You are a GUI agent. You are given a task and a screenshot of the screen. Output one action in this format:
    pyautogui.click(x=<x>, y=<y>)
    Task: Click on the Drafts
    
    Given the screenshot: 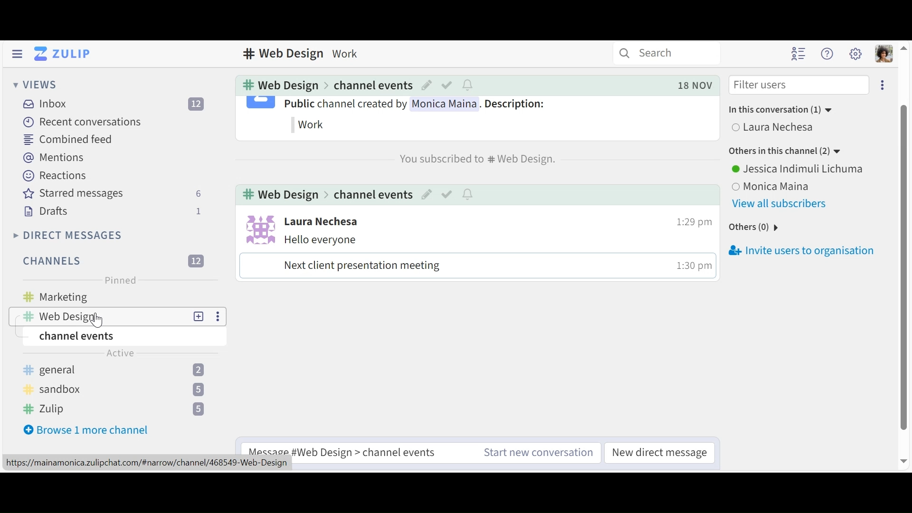 What is the action you would take?
    pyautogui.click(x=113, y=211)
    